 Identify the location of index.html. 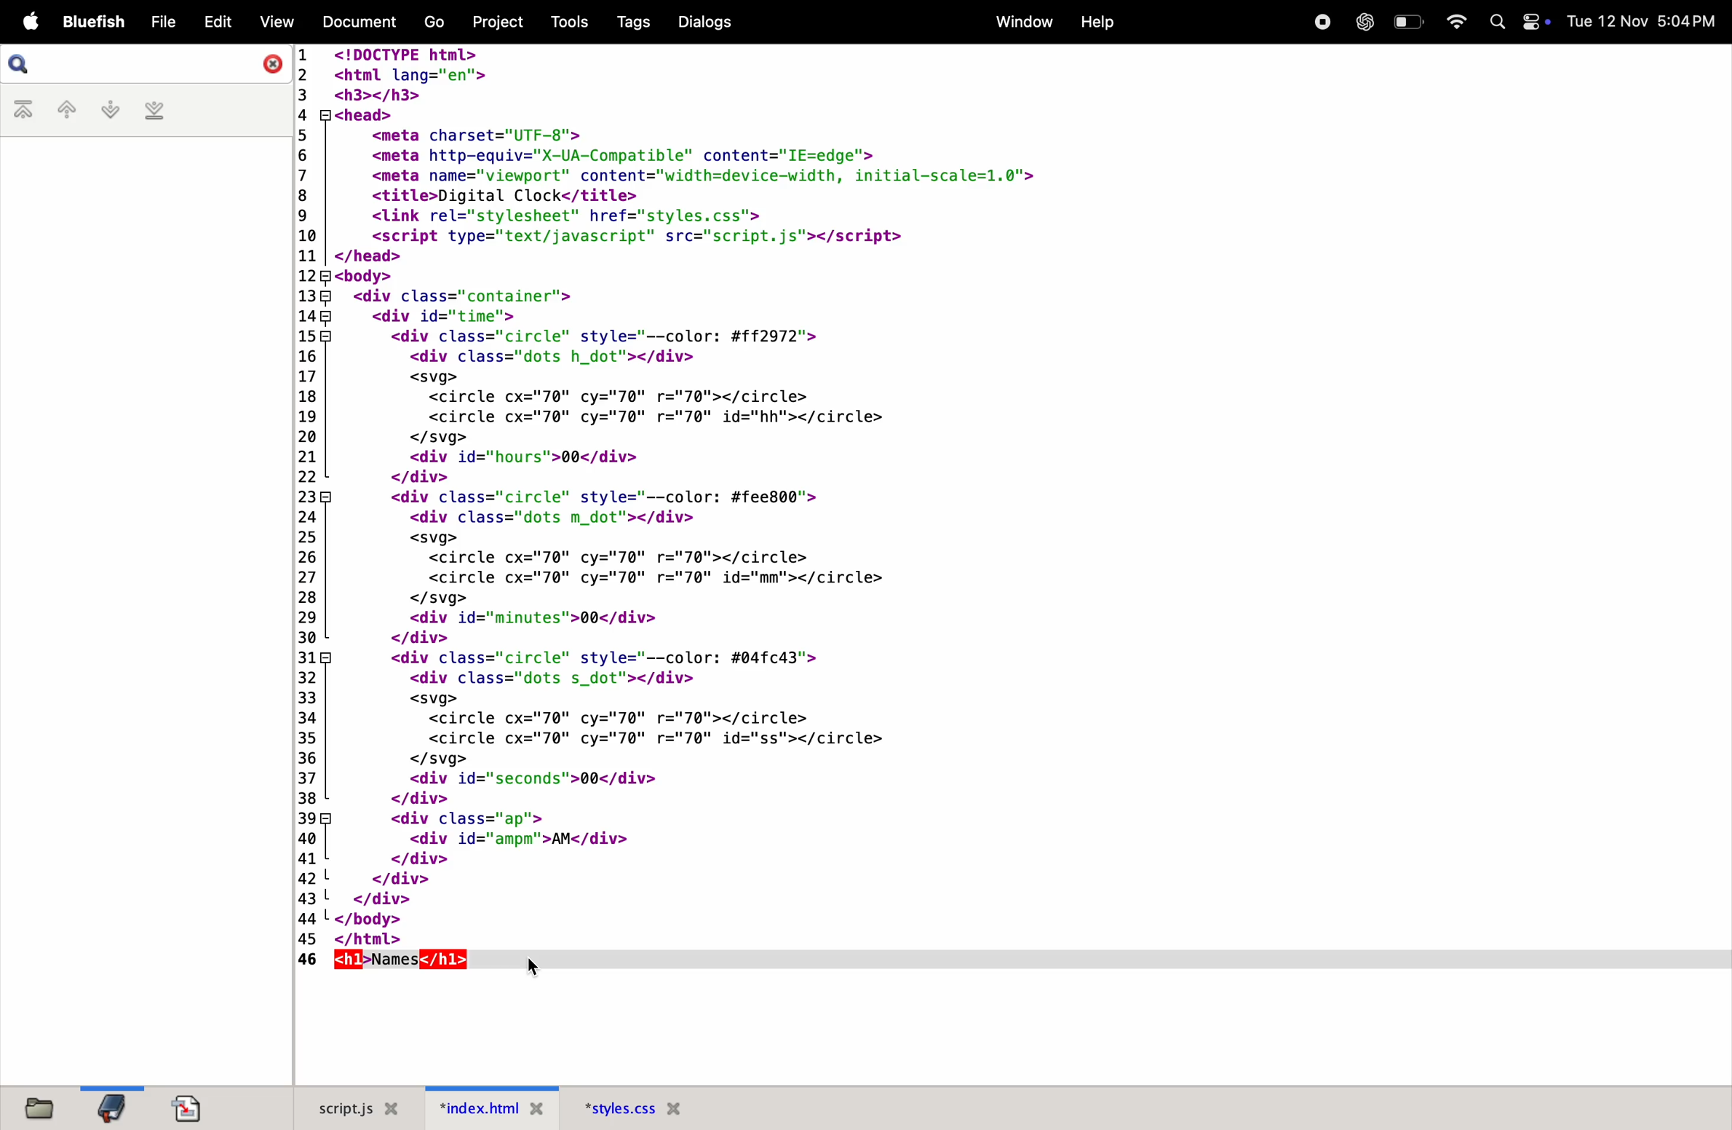
(486, 1106).